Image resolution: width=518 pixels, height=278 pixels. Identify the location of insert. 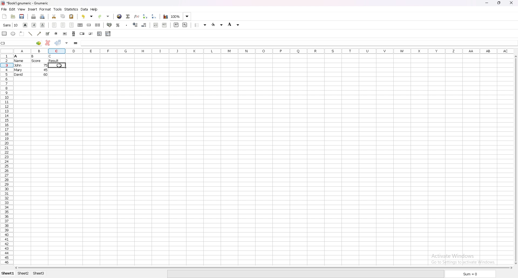
(32, 9).